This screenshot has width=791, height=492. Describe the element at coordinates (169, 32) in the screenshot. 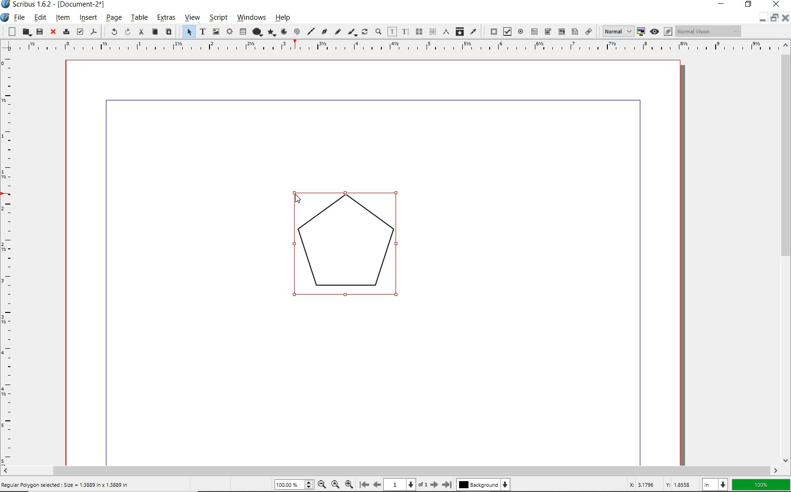

I see `paste` at that location.